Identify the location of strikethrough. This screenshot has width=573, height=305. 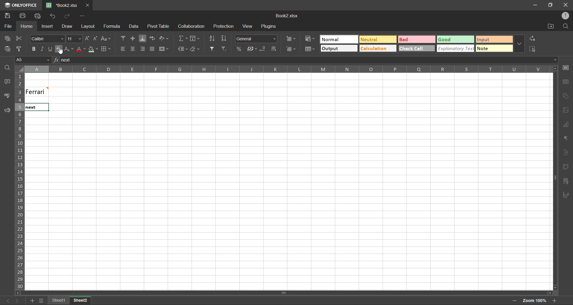
(59, 49).